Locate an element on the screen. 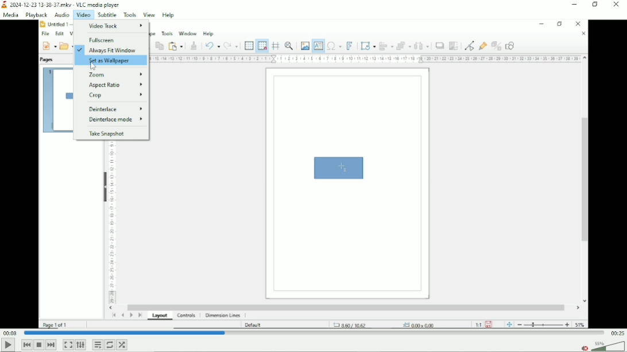 This screenshot has width=627, height=352. Restore down is located at coordinates (595, 5).